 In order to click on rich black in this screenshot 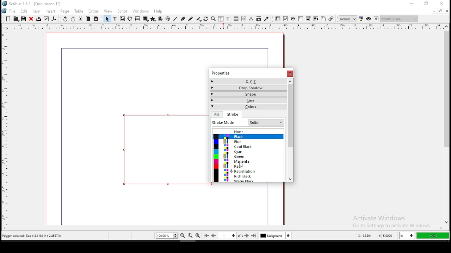, I will do `click(249, 176)`.